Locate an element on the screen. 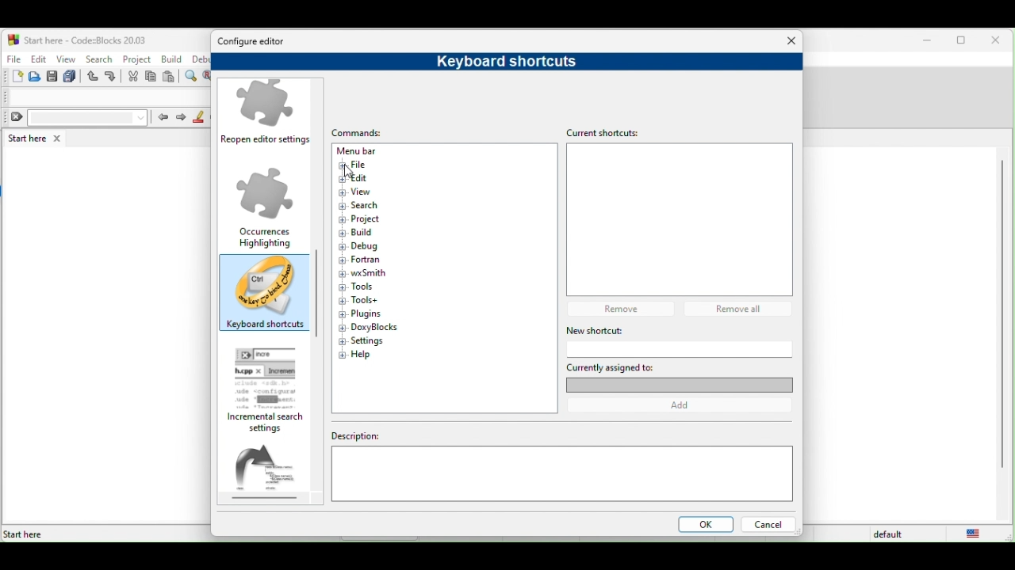  open is located at coordinates (36, 77).